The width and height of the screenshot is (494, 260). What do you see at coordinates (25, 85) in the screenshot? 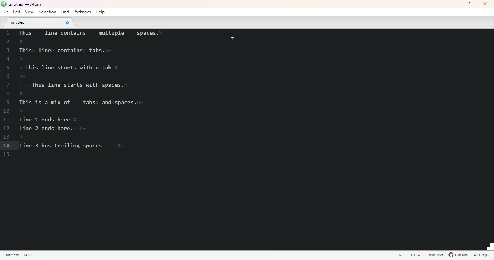
I see `invisible character` at bounding box center [25, 85].